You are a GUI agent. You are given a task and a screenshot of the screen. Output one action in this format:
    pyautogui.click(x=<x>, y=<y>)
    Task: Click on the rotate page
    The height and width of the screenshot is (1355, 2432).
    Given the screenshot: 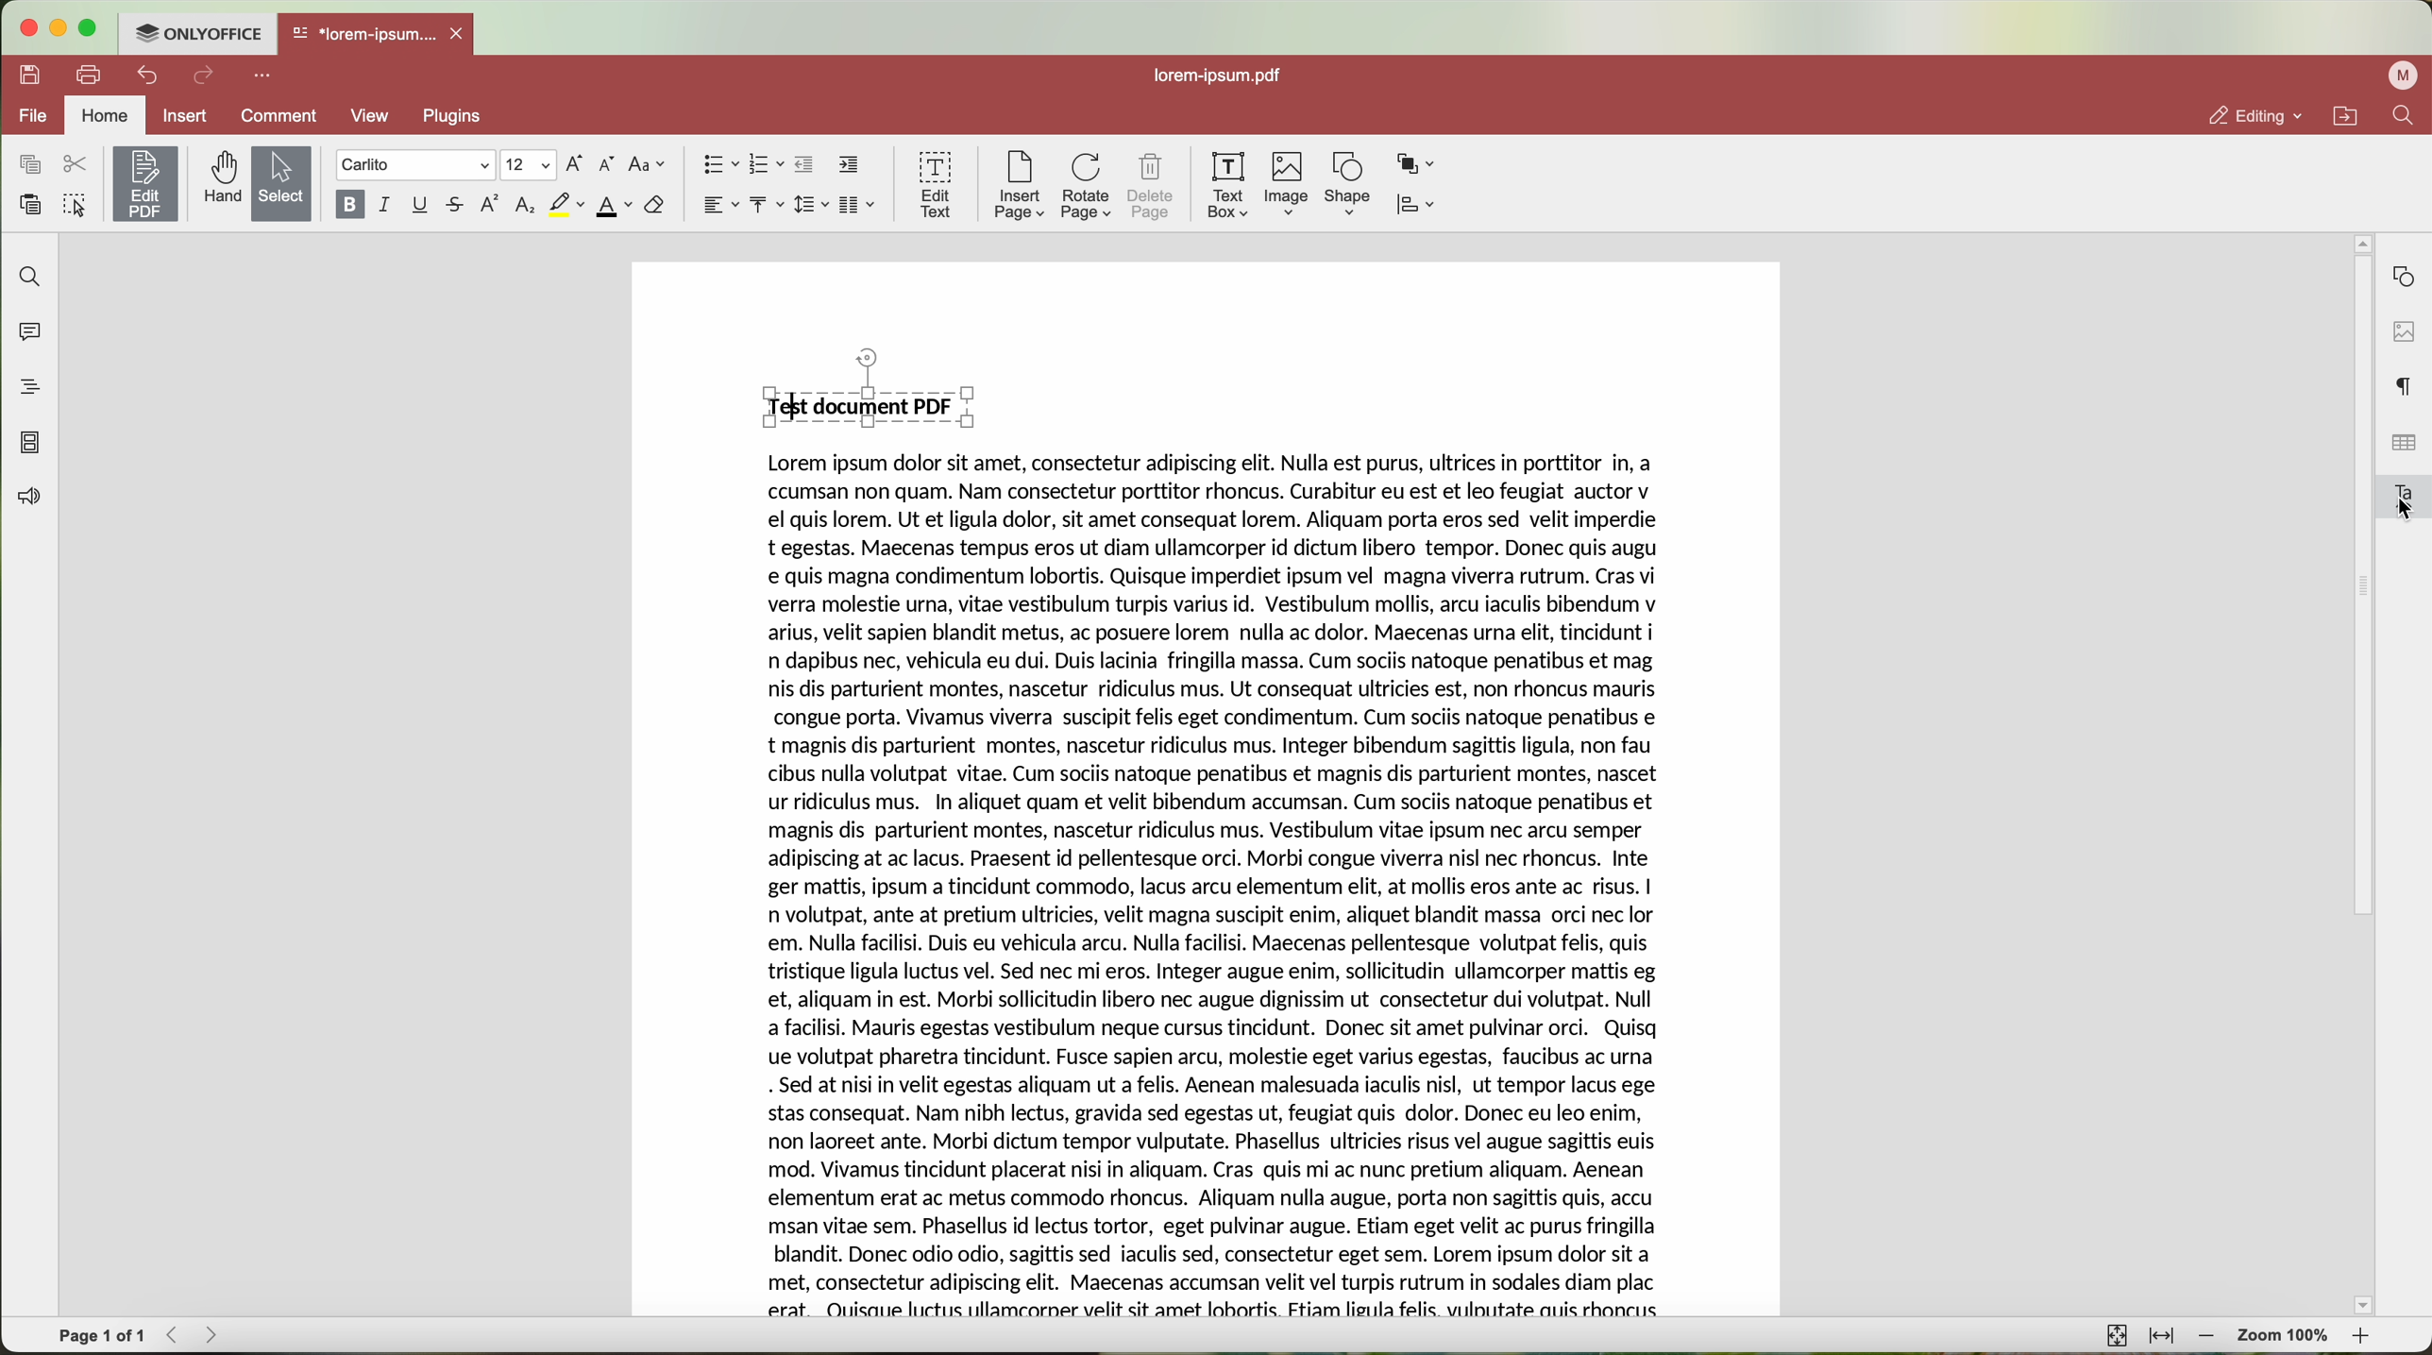 What is the action you would take?
    pyautogui.click(x=1088, y=186)
    